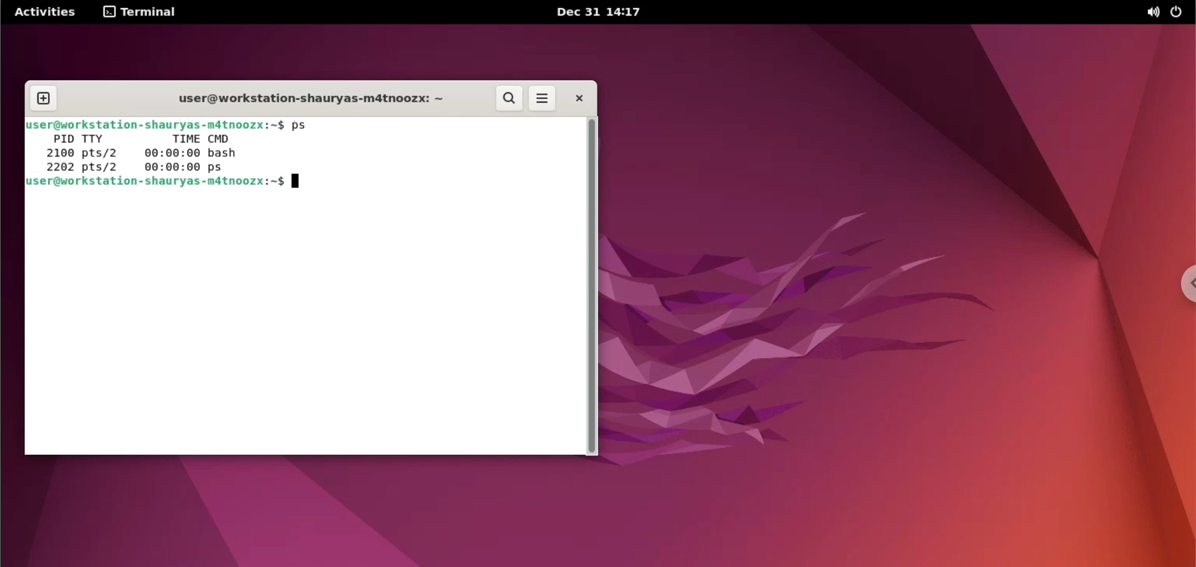  What do you see at coordinates (1152, 14) in the screenshot?
I see `sound options` at bounding box center [1152, 14].